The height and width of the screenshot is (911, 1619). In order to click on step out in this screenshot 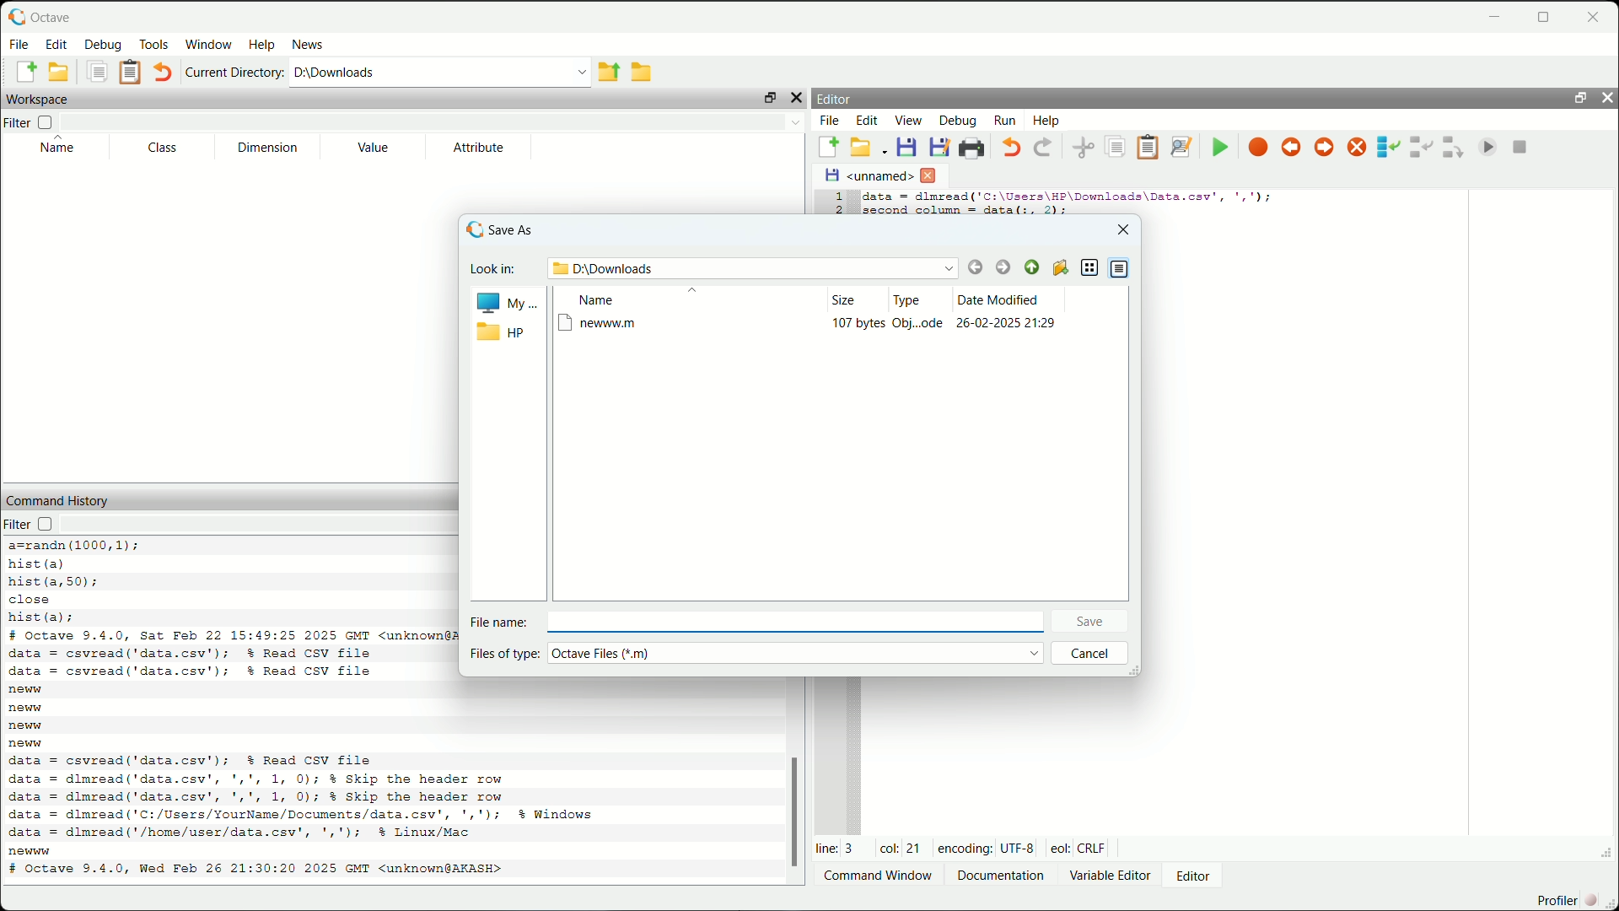, I will do `click(1451, 149)`.